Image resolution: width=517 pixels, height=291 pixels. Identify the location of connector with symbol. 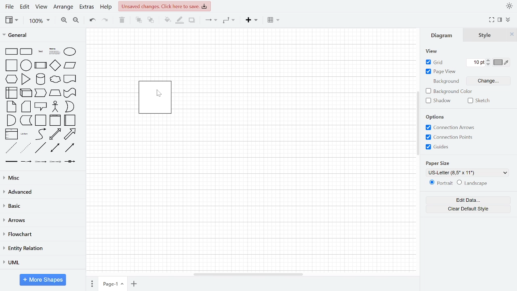
(69, 162).